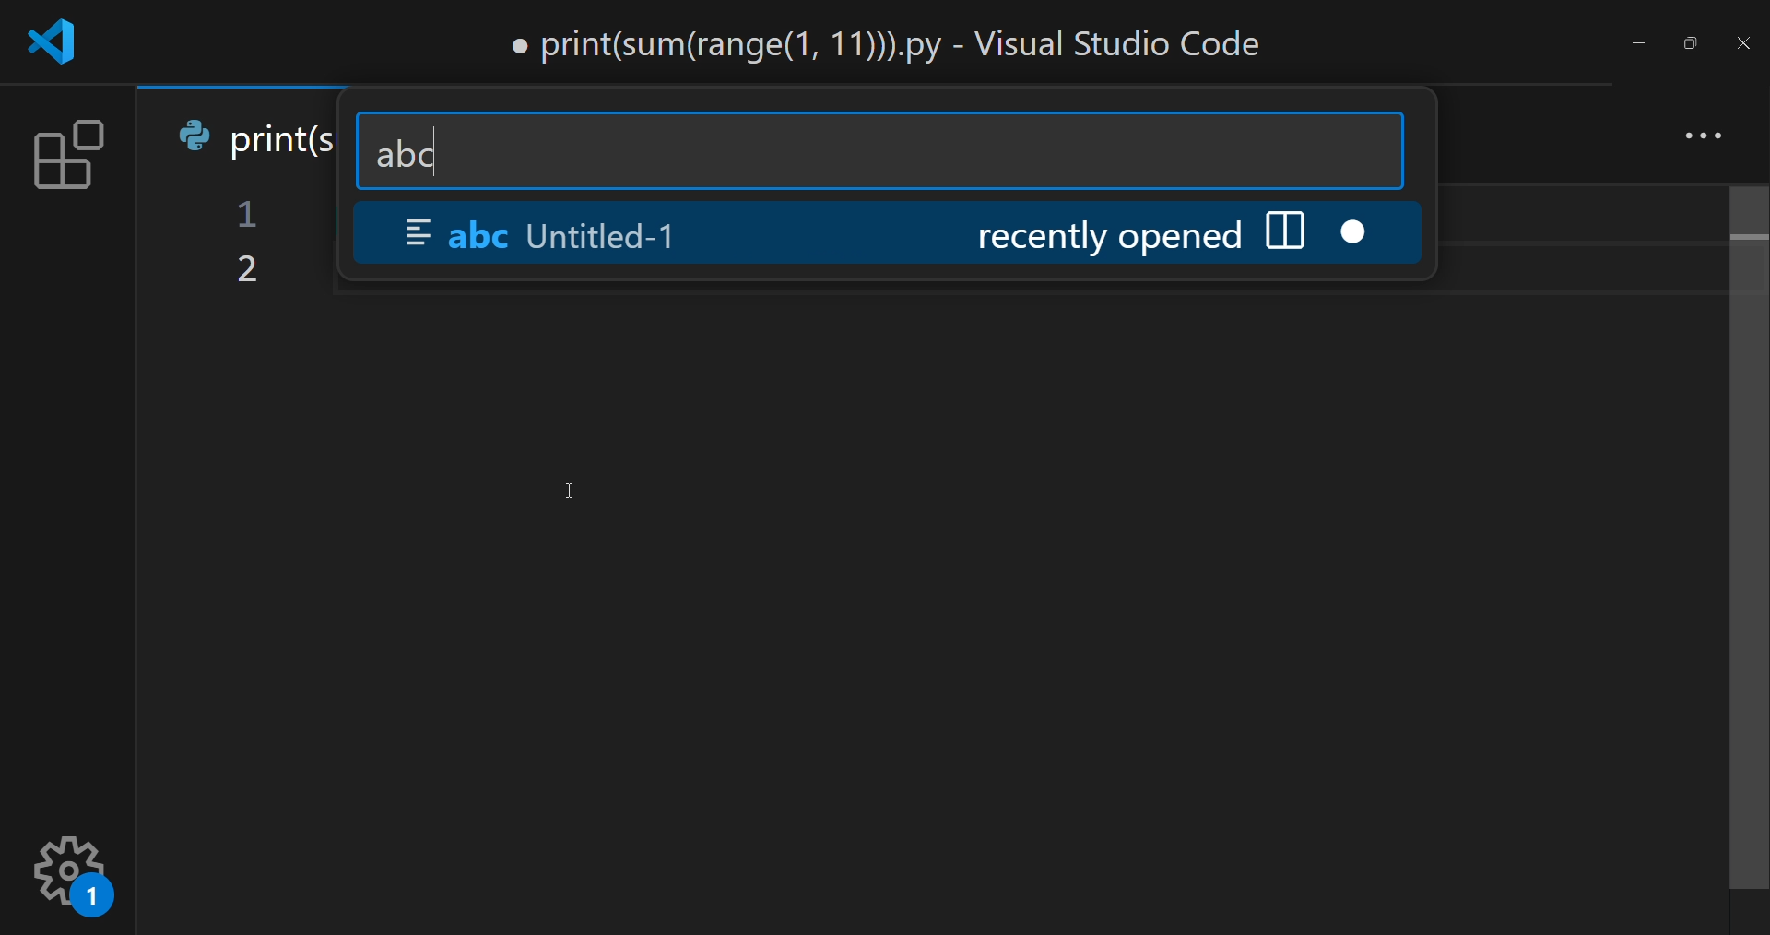 The width and height of the screenshot is (1770, 935). Describe the element at coordinates (836, 231) in the screenshot. I see `abc Untitled-1 recently opened` at that location.